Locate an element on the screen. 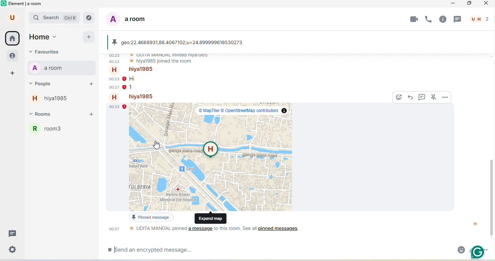 This screenshot has width=495, height=261. h is located at coordinates (116, 98).